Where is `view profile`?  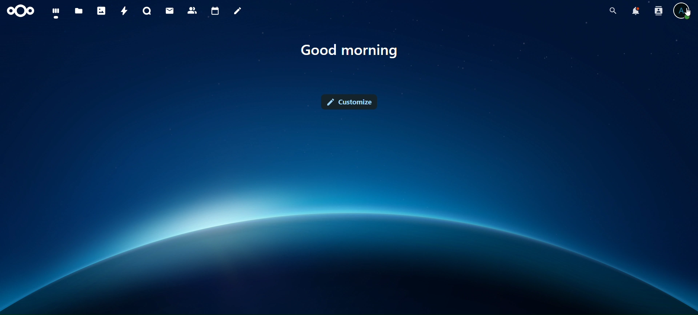
view profile is located at coordinates (683, 11).